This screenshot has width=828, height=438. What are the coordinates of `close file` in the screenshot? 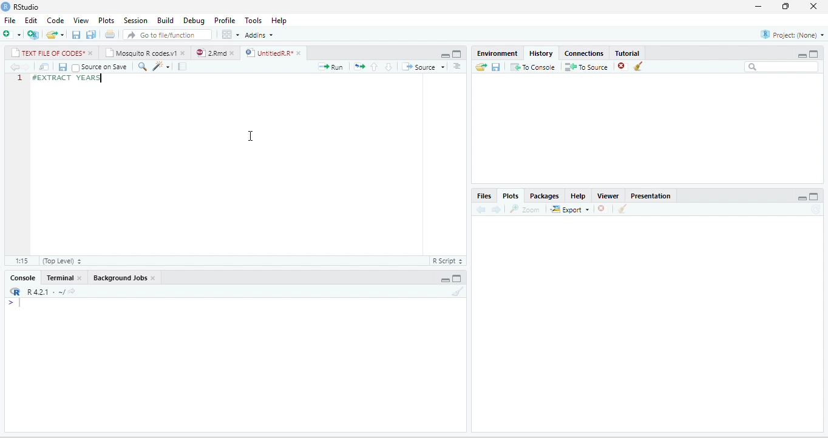 It's located at (605, 209).